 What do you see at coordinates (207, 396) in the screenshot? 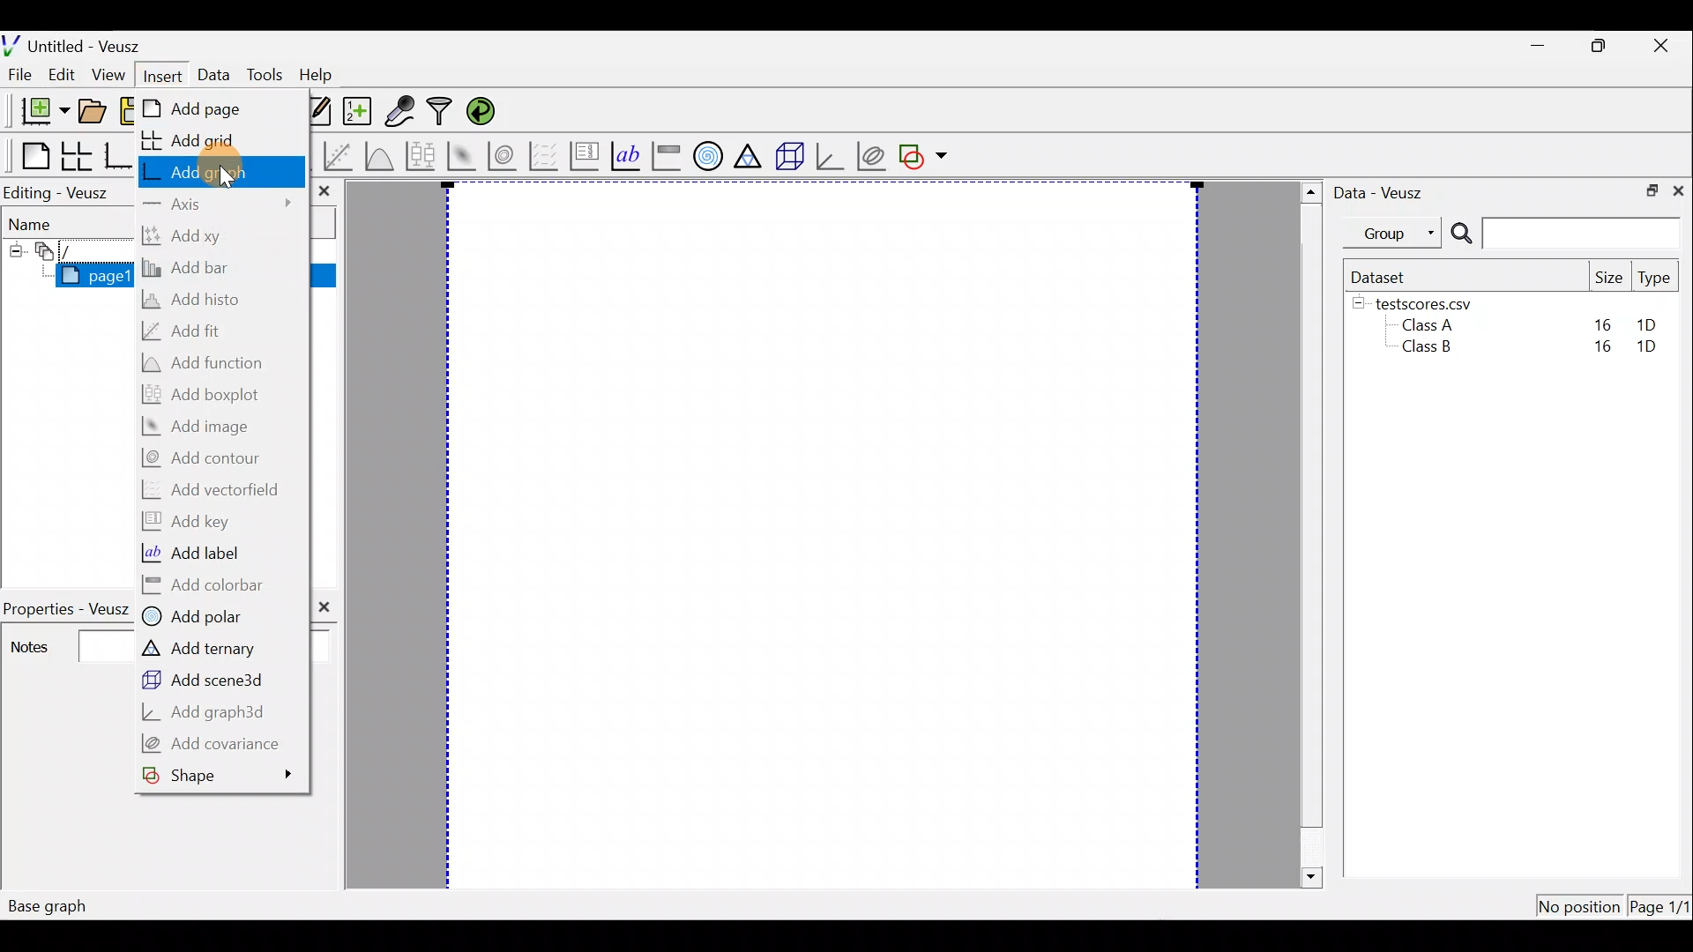
I see `Add boxplot` at bounding box center [207, 396].